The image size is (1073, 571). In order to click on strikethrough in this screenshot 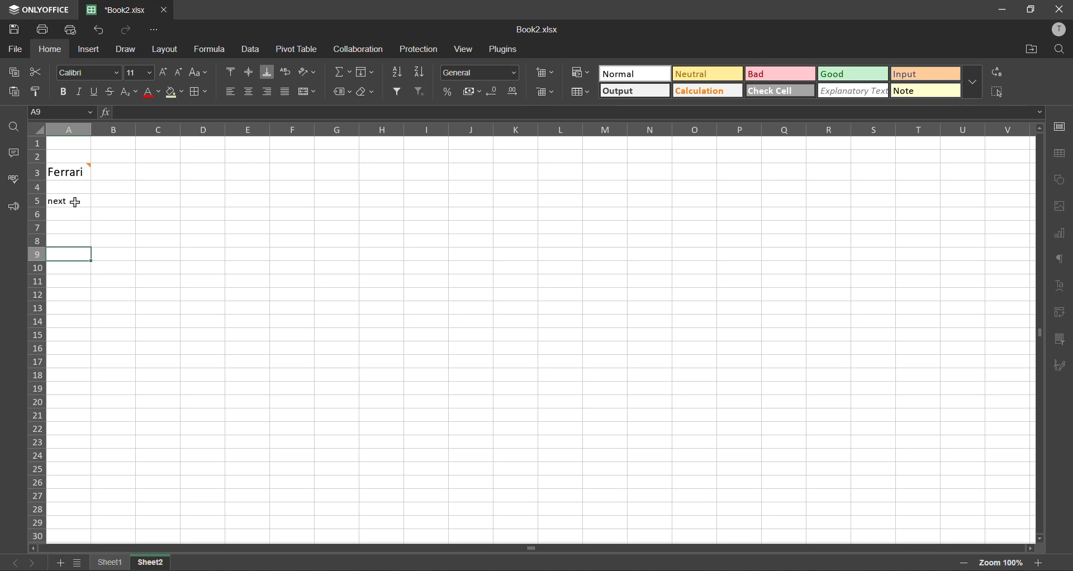, I will do `click(109, 92)`.